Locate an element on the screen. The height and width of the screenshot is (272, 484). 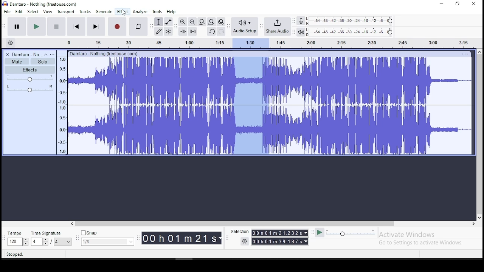
enable looping is located at coordinates (138, 27).